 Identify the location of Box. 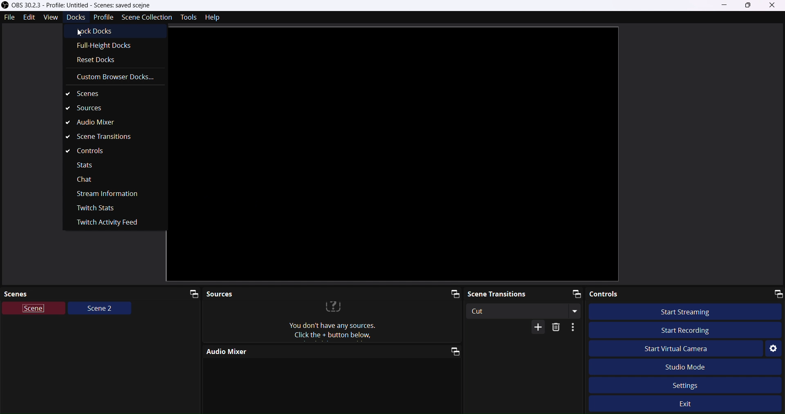
(749, 5).